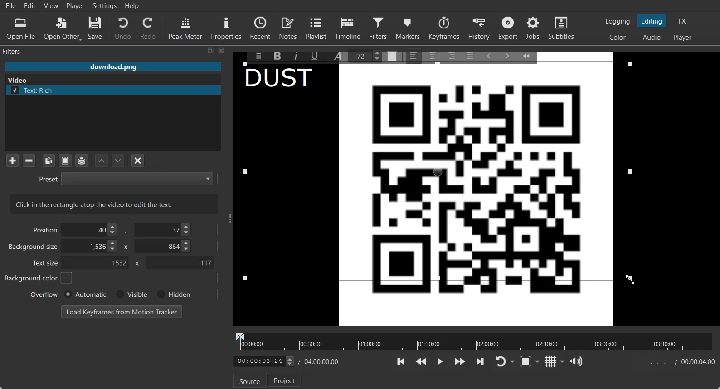  What do you see at coordinates (136, 263) in the screenshot?
I see `x` at bounding box center [136, 263].